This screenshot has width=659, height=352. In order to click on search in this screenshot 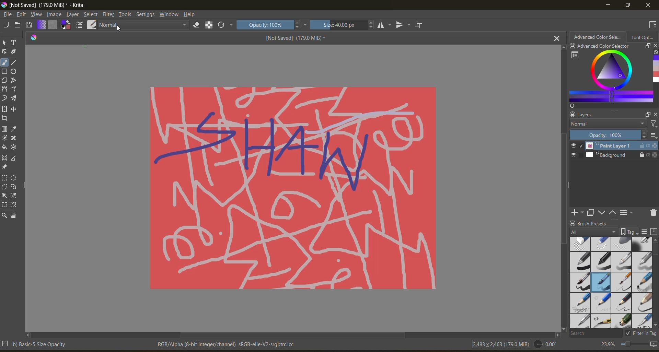, I will do `click(594, 333)`.